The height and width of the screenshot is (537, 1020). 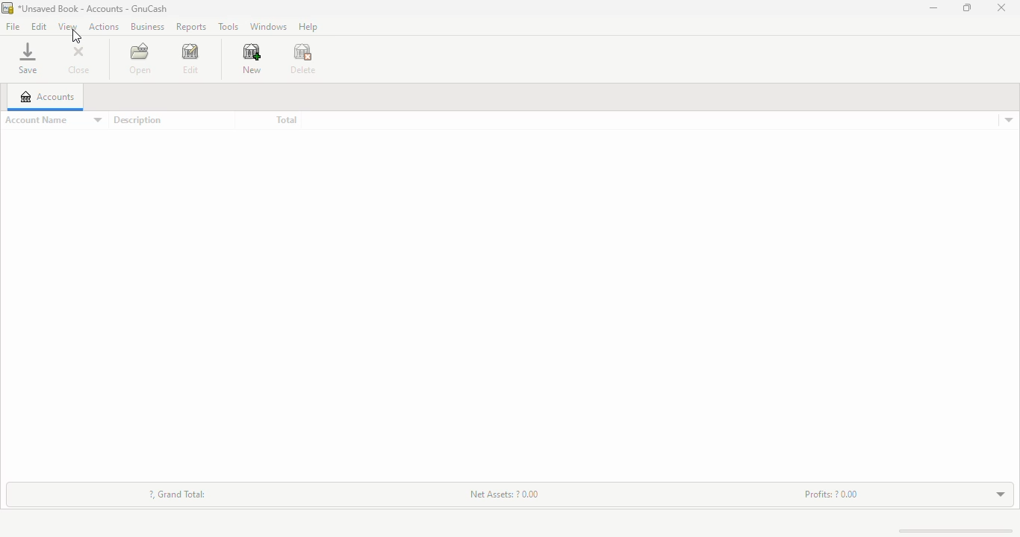 What do you see at coordinates (67, 26) in the screenshot?
I see `view` at bounding box center [67, 26].